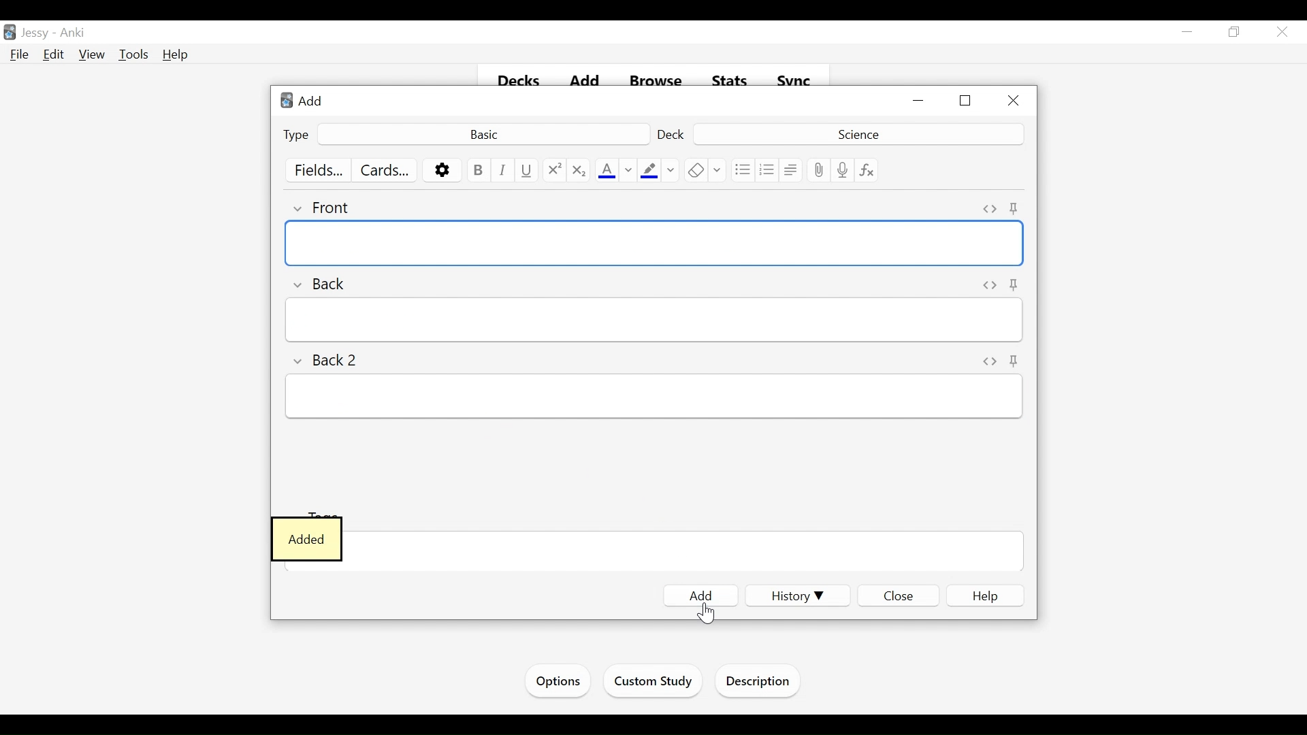 Image resolution: width=1307 pixels, height=735 pixels. What do you see at coordinates (818, 170) in the screenshot?
I see `Upload pictures/images/ files` at bounding box center [818, 170].